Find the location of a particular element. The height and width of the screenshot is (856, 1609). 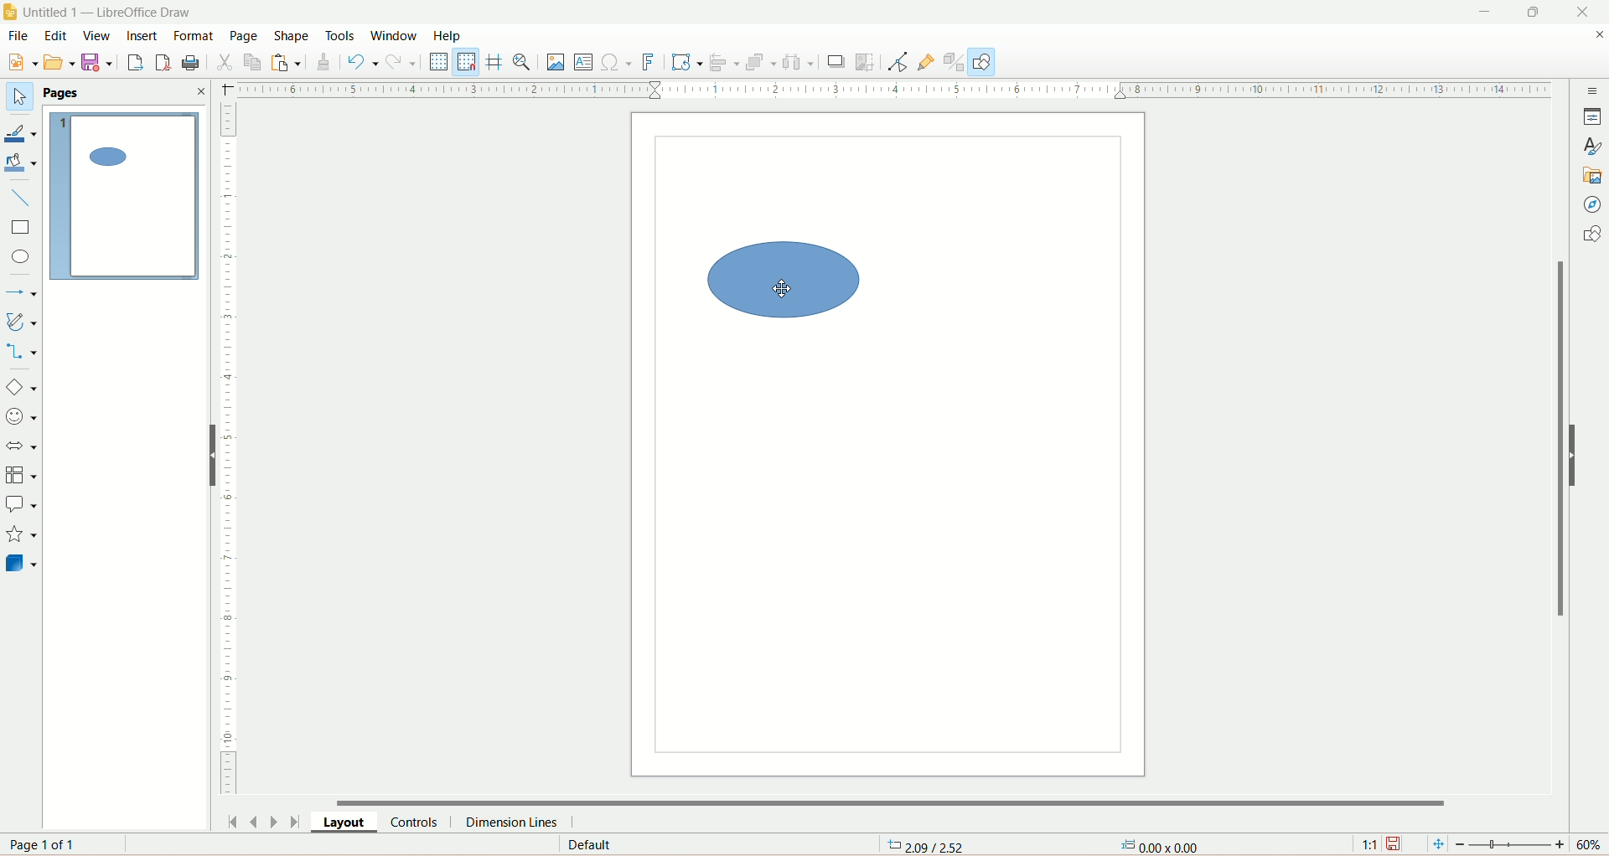

close is located at coordinates (200, 93).